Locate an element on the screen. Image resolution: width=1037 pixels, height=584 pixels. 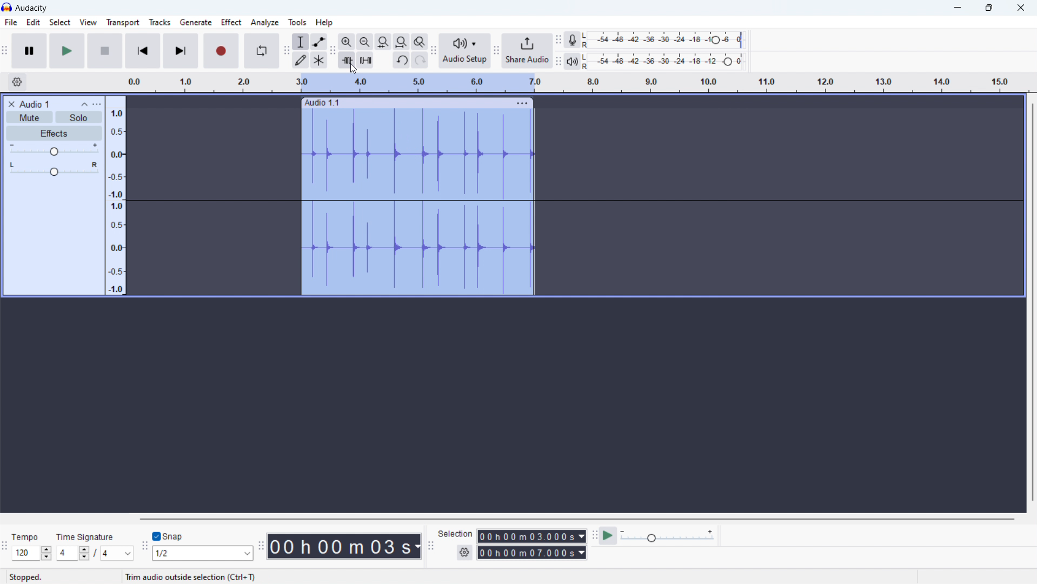
record is located at coordinates (221, 51).